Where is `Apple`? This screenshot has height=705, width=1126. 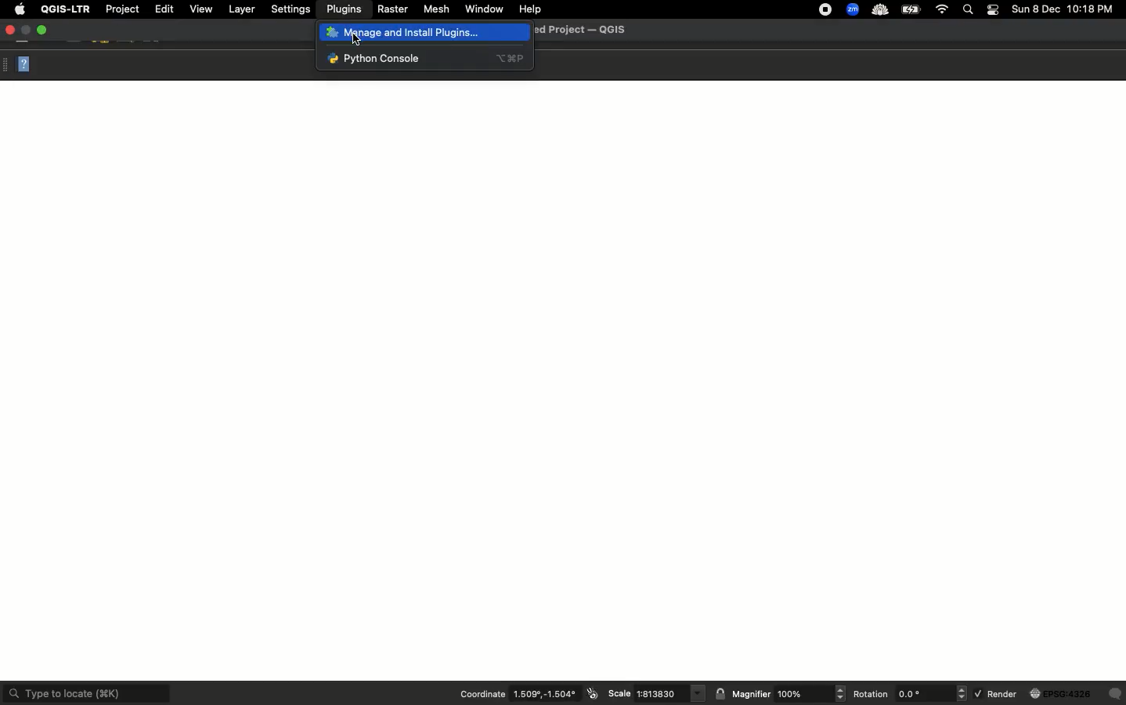
Apple is located at coordinates (20, 8).